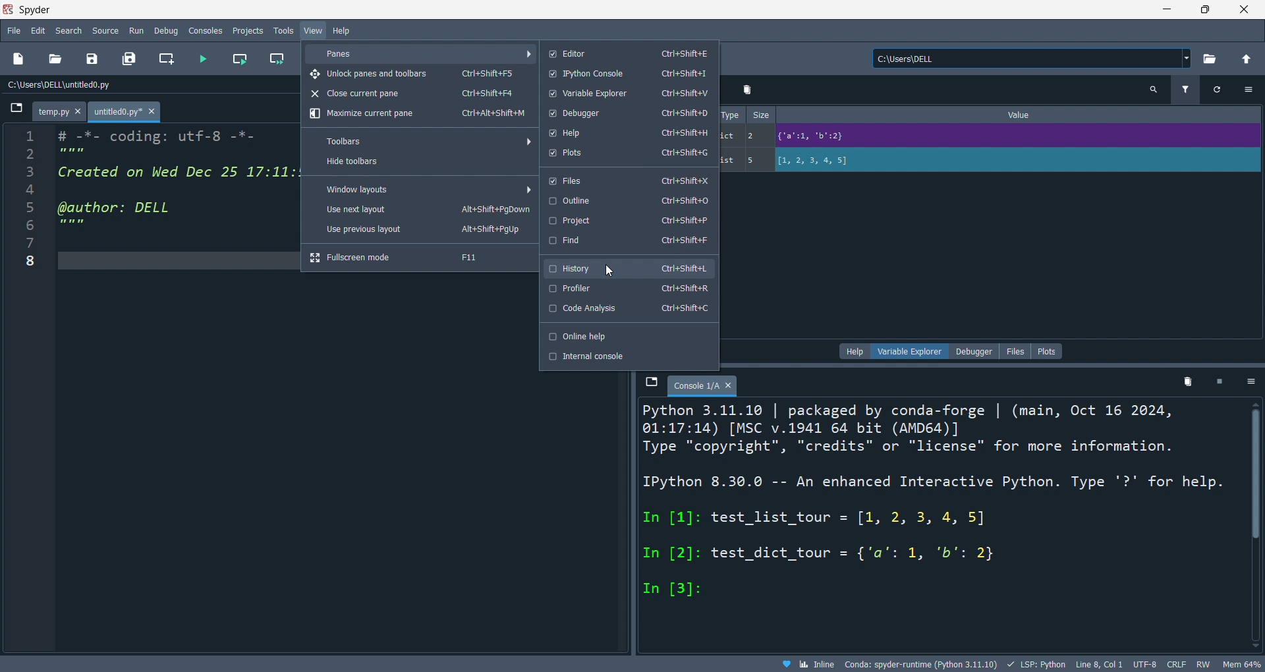 The height and width of the screenshot is (672, 1265). I want to click on filter, so click(1184, 91).